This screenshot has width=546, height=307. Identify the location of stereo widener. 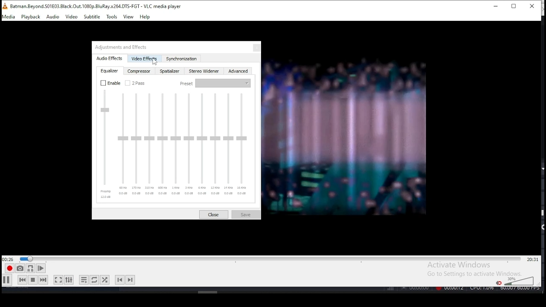
(205, 71).